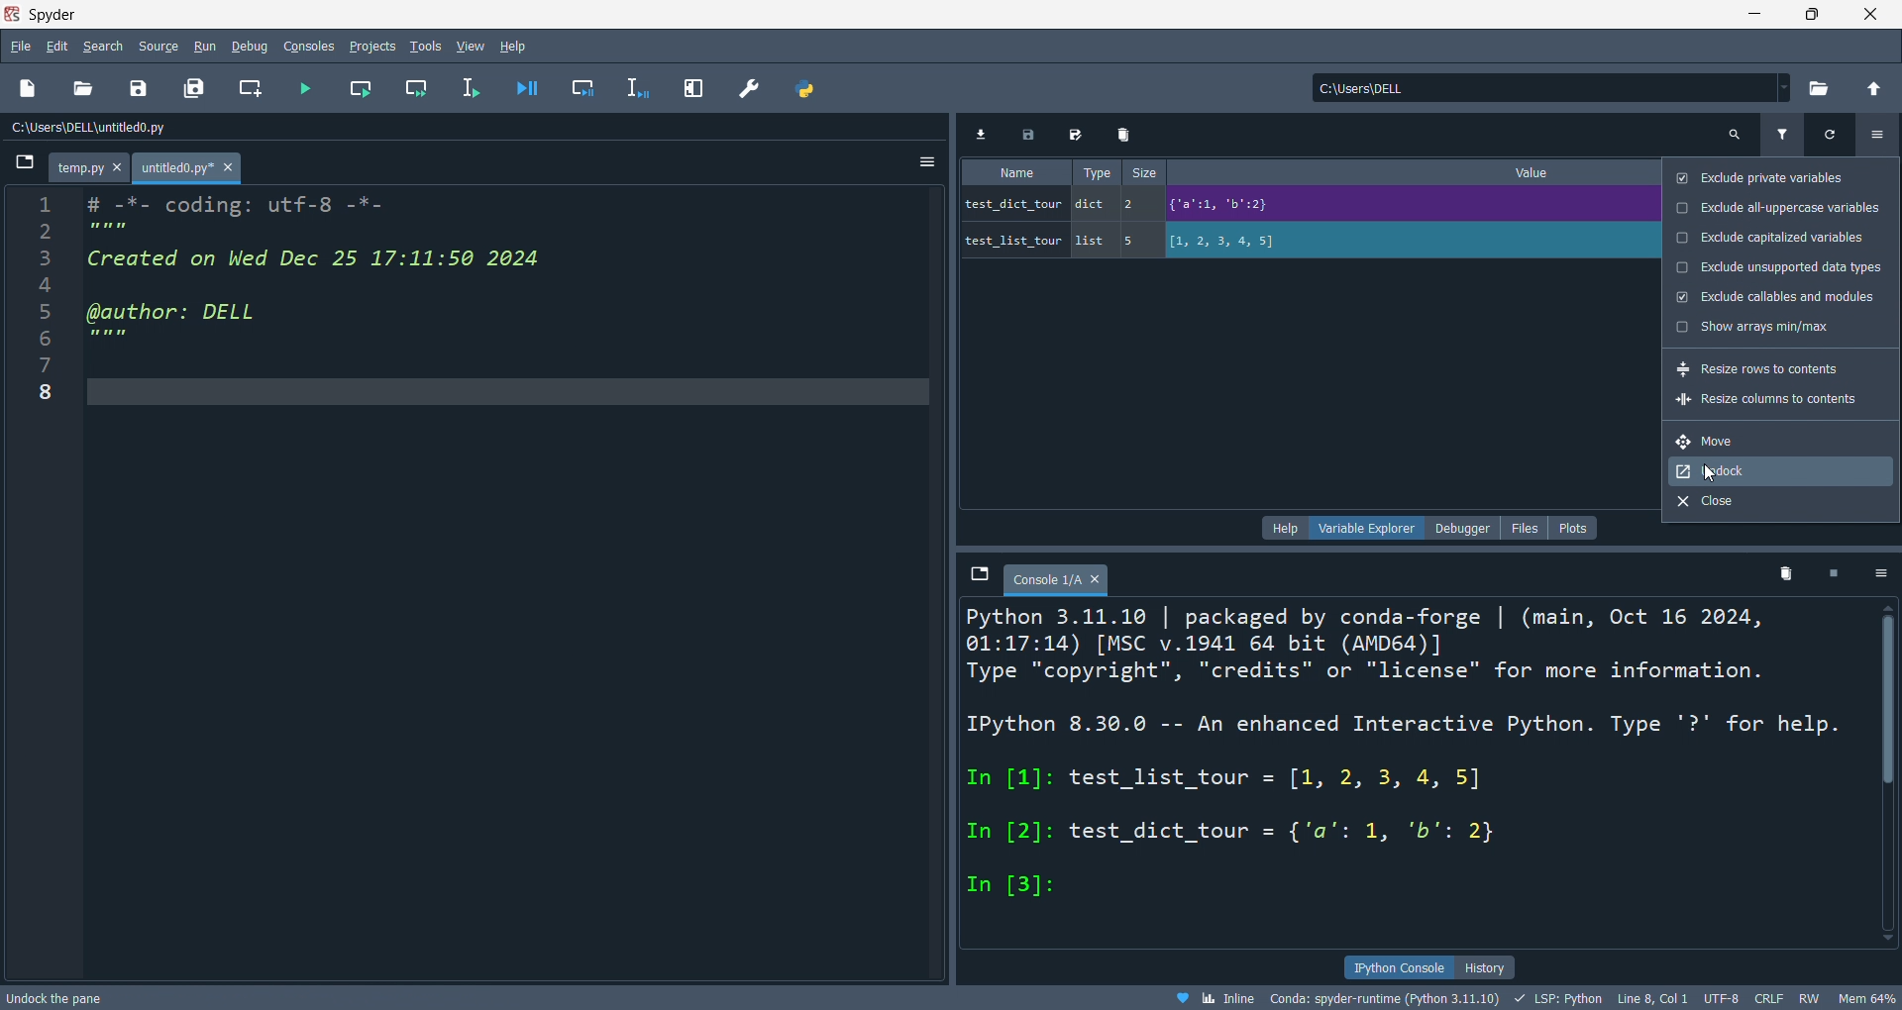 The image size is (1902, 1010). What do you see at coordinates (20, 165) in the screenshot?
I see `browse tabs` at bounding box center [20, 165].